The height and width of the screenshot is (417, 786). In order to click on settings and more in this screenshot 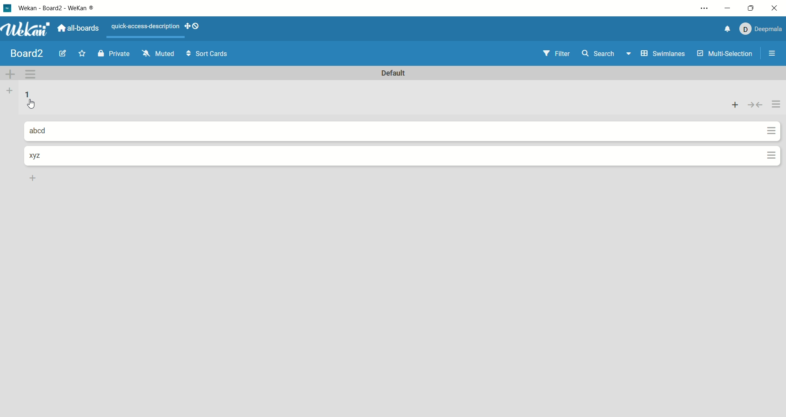, I will do `click(704, 9)`.